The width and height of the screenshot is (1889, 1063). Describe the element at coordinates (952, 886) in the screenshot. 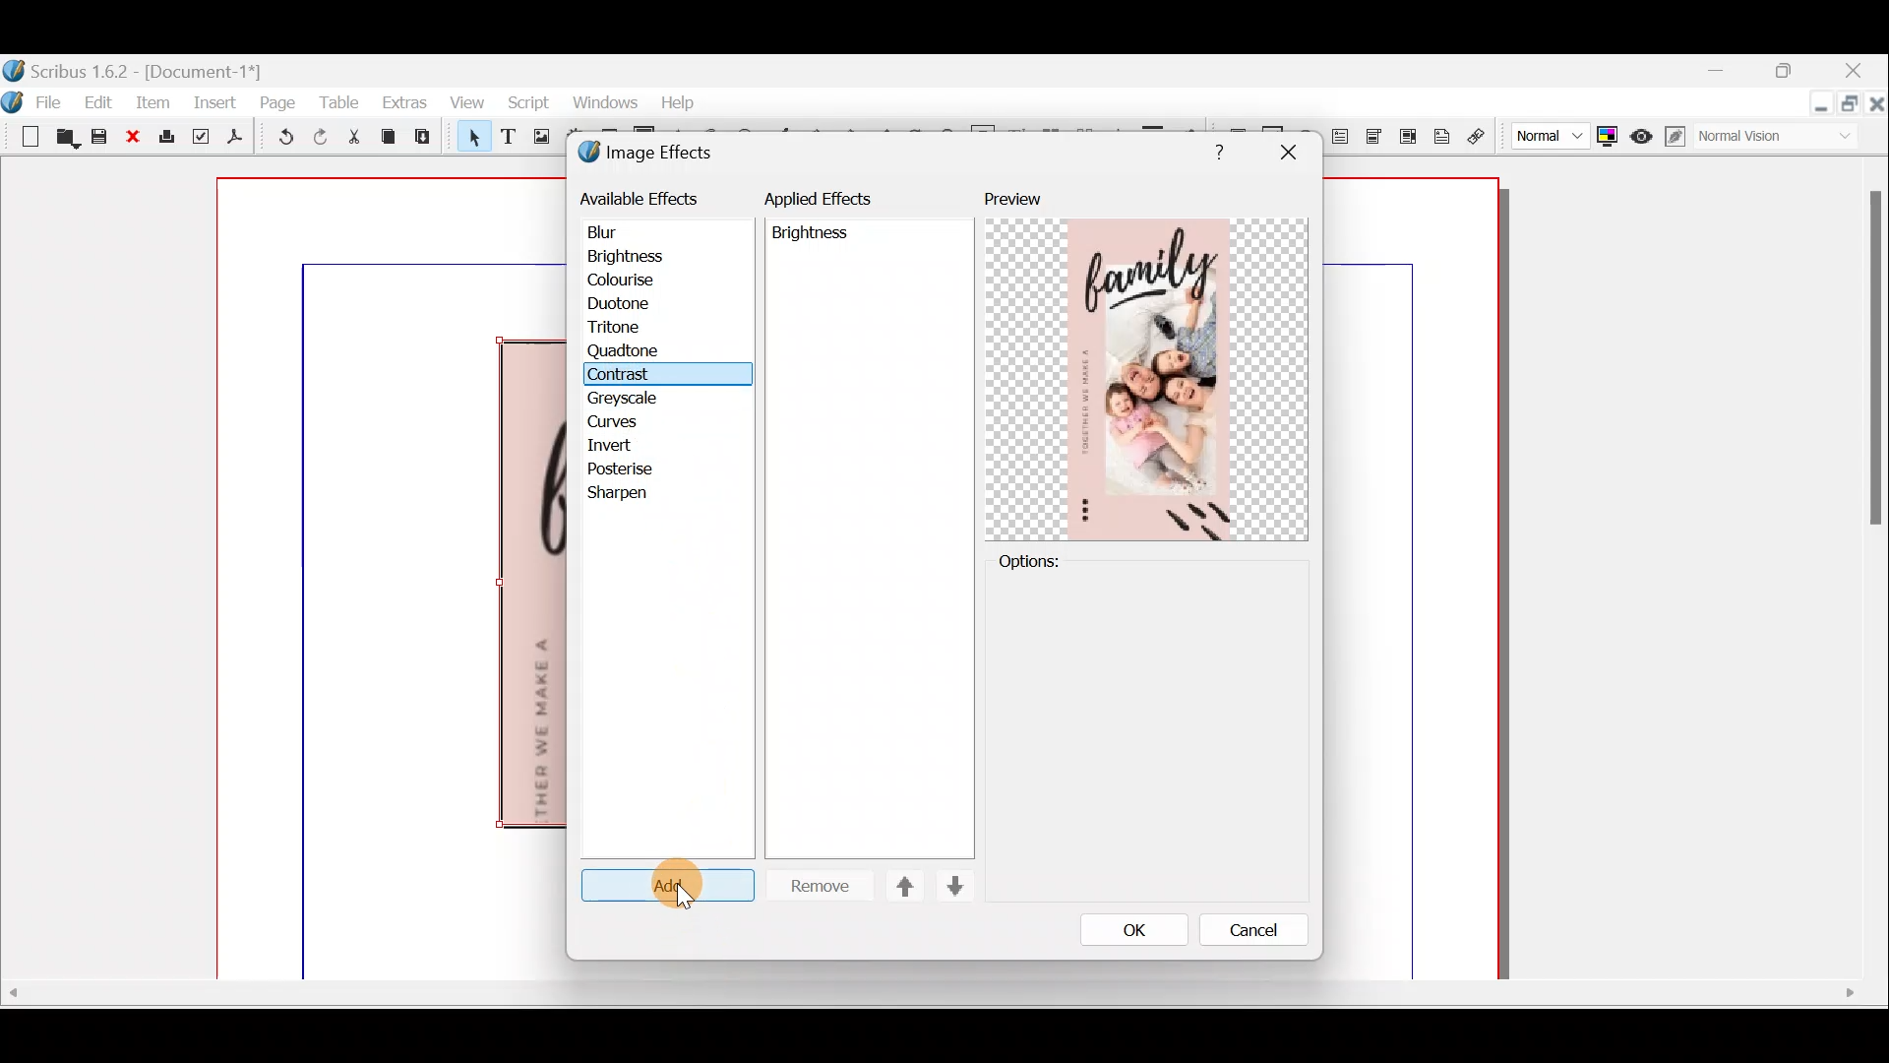

I see `Move down` at that location.